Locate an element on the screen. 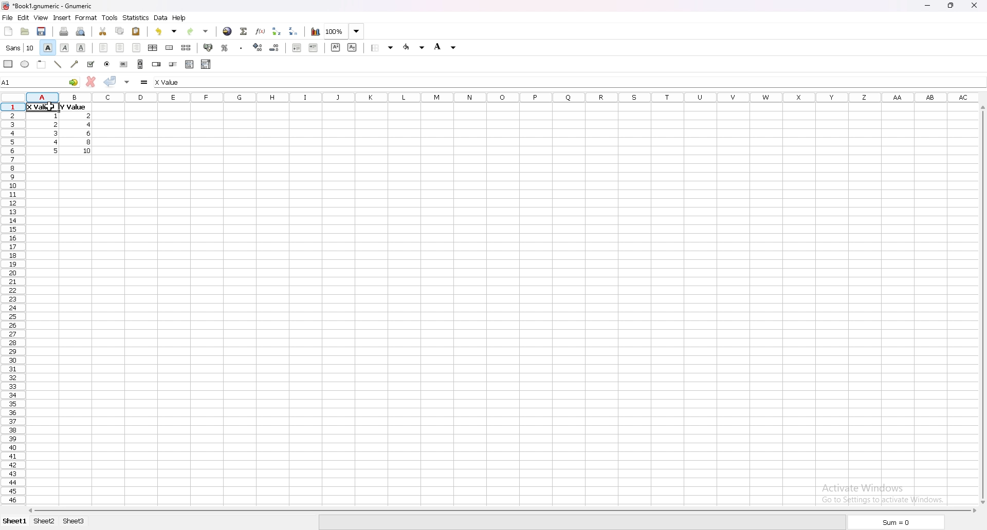 The width and height of the screenshot is (987, 530). function is located at coordinates (262, 31).